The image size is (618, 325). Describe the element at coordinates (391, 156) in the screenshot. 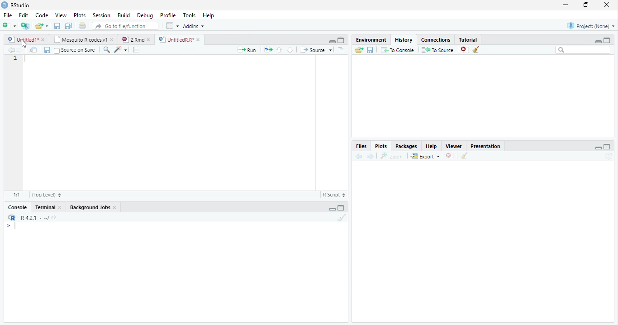

I see `Zoom` at that location.